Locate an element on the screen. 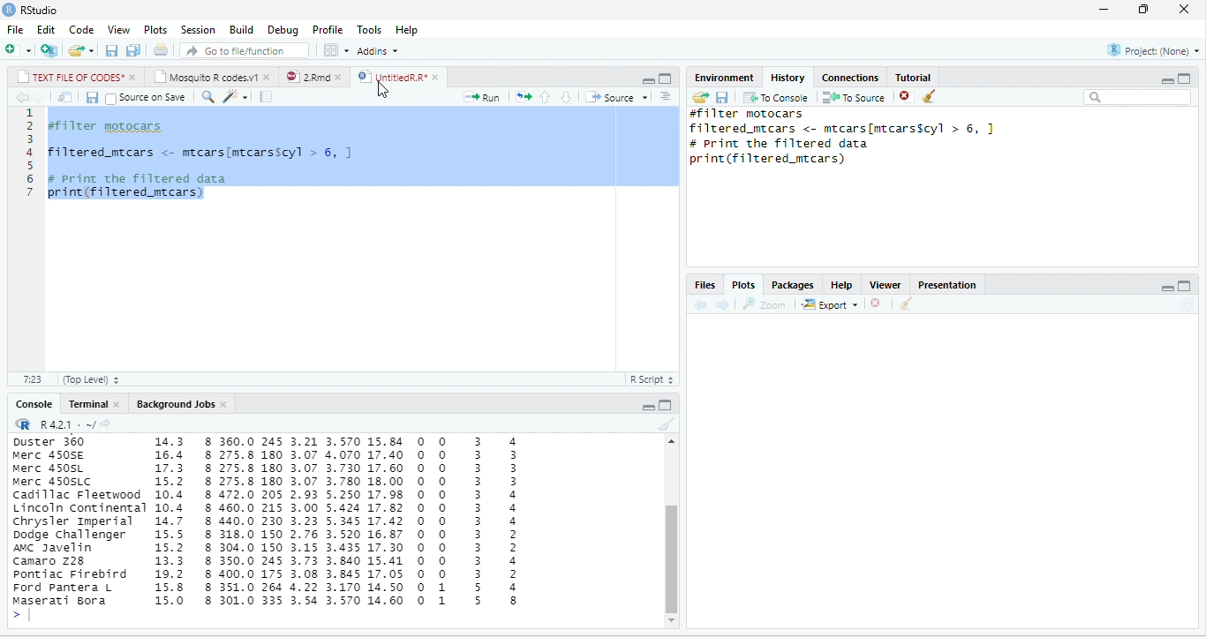 The width and height of the screenshot is (1206, 637). close is located at coordinates (438, 78).